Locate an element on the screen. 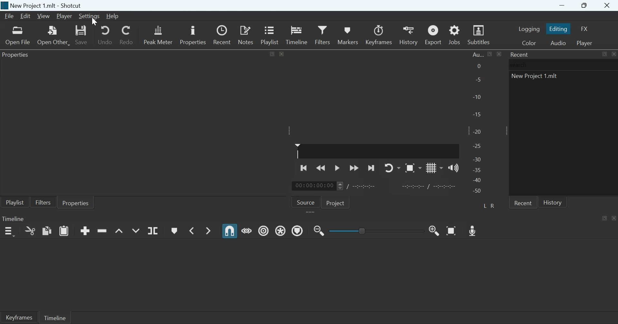 The height and width of the screenshot is (324, 618). Open a device, stream or generator is located at coordinates (53, 35).